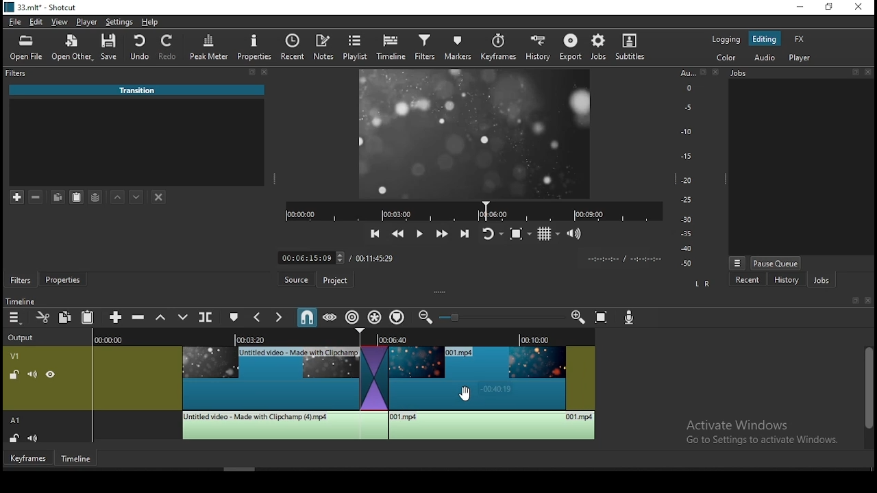 Image resolution: width=877 pixels, height=493 pixels. Describe the element at coordinates (23, 299) in the screenshot. I see `timeline` at that location.